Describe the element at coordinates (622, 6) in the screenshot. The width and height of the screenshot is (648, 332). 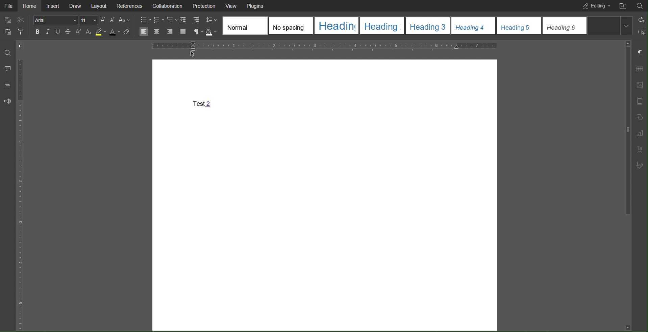
I see `Open File Location` at that location.